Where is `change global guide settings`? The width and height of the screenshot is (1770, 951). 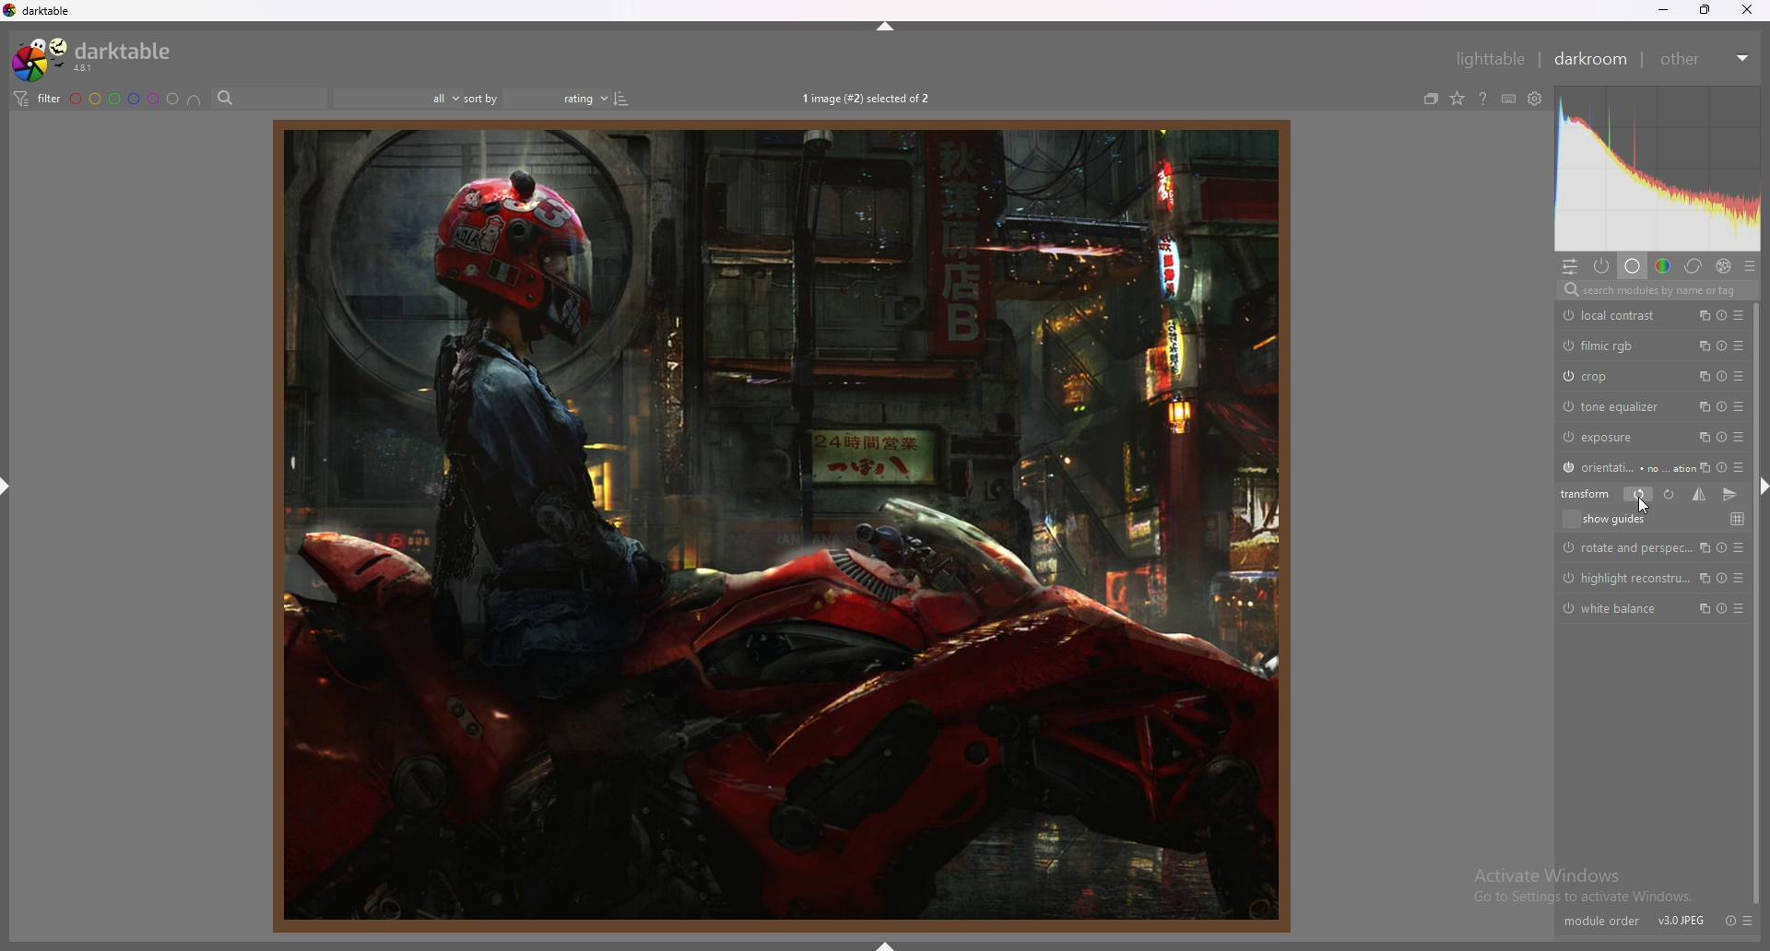 change global guide settings is located at coordinates (1737, 519).